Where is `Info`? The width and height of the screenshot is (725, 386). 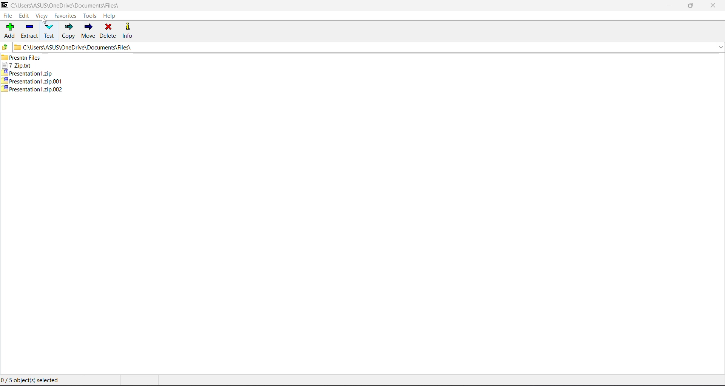 Info is located at coordinates (128, 30).